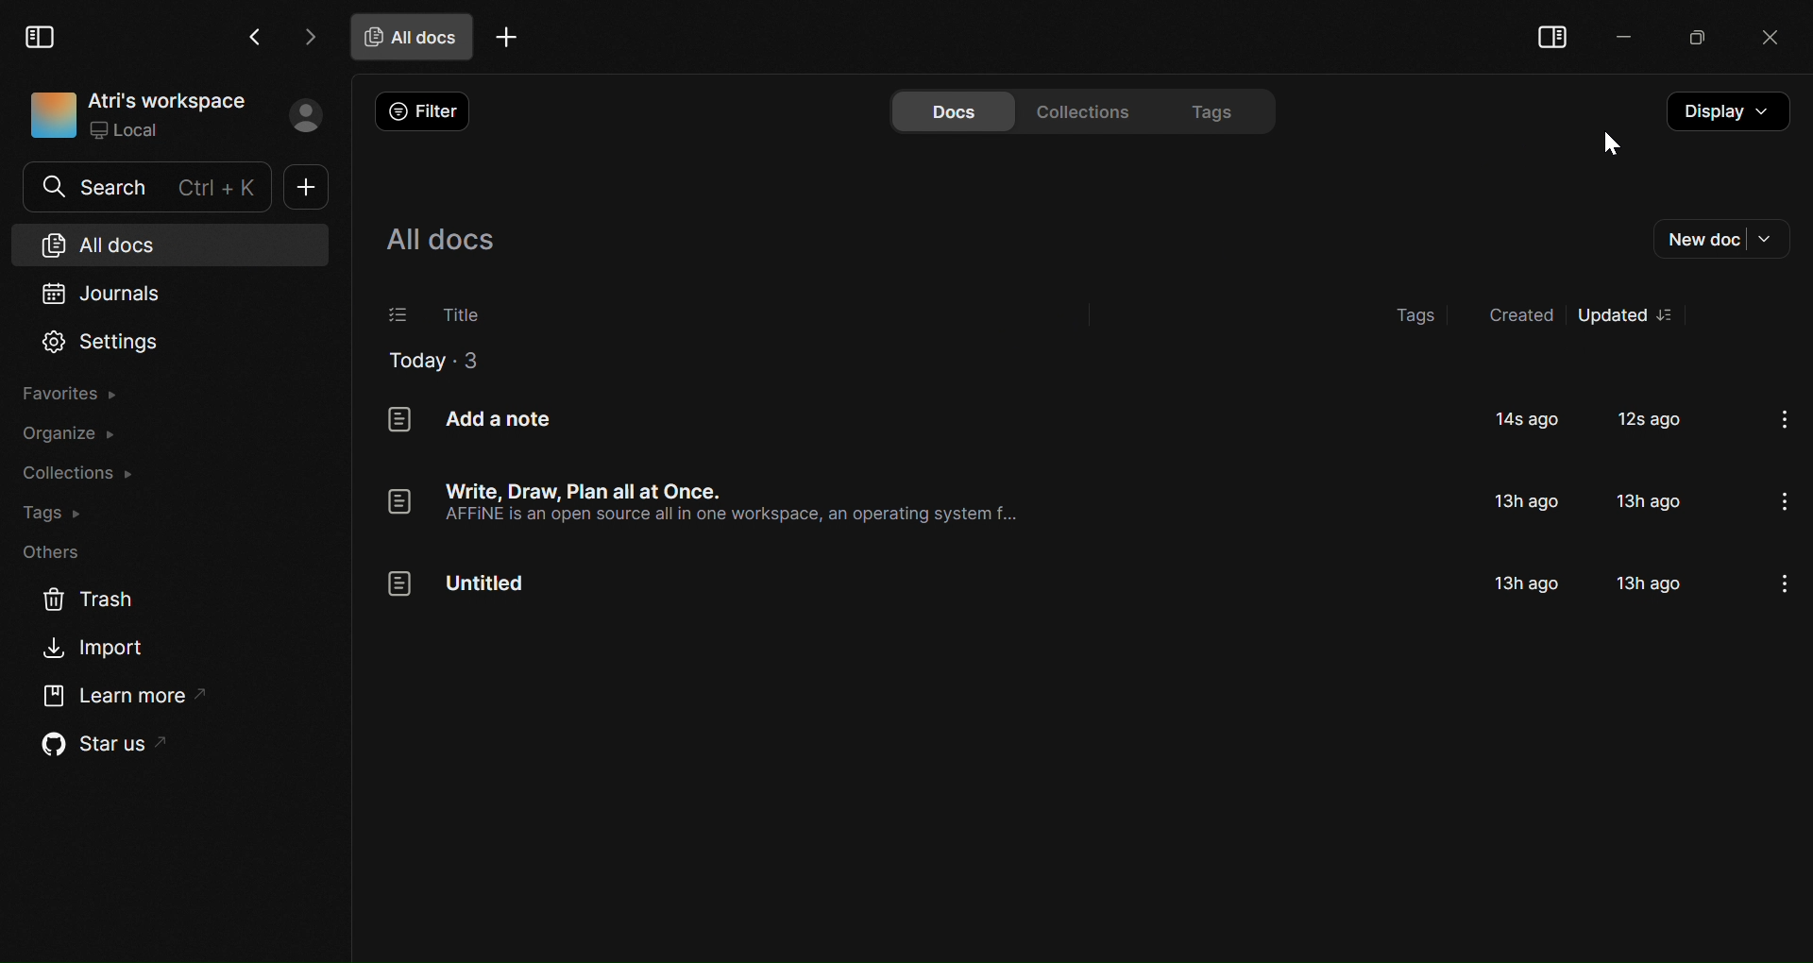 This screenshot has height=963, width=1813. I want to click on Profile, so click(304, 115).